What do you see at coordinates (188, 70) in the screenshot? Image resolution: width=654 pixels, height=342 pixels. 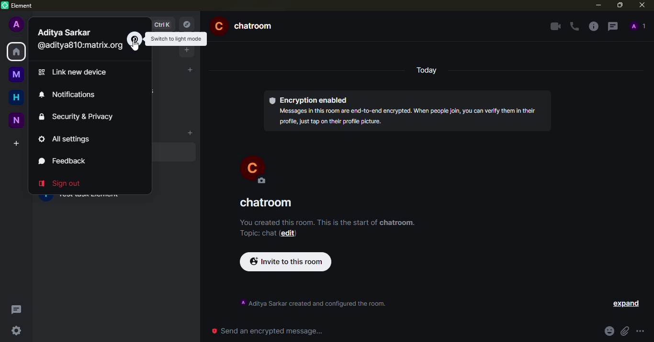 I see `start chat` at bounding box center [188, 70].